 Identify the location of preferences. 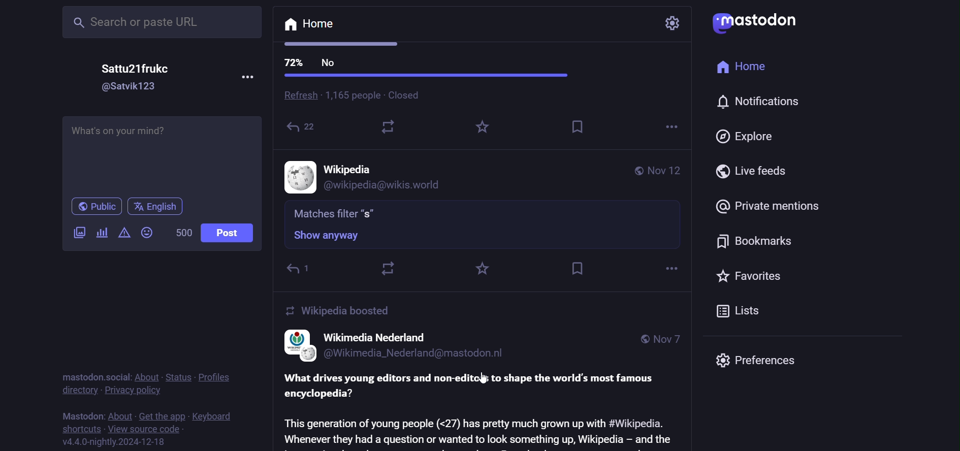
(757, 359).